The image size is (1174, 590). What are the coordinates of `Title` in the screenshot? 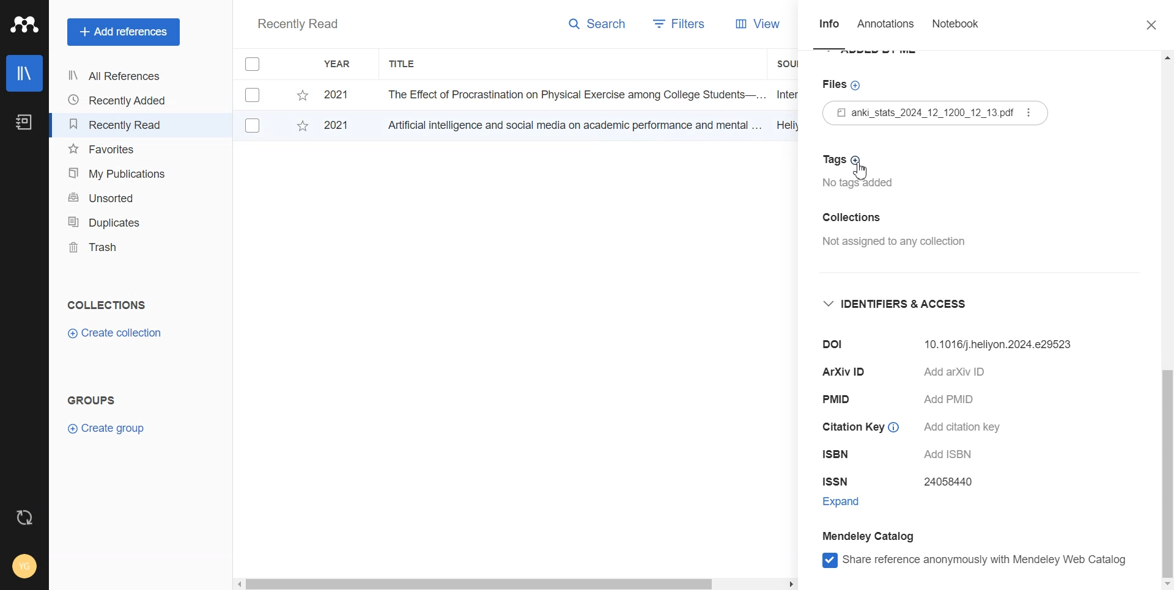 It's located at (403, 64).